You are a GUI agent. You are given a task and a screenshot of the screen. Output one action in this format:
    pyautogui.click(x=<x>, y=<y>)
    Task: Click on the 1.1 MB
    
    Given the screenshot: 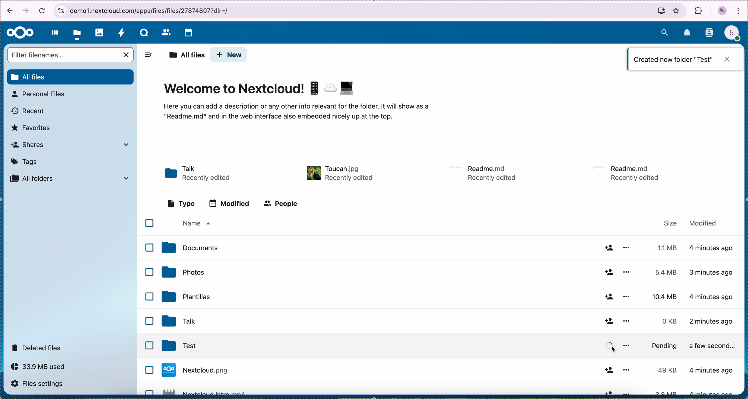 What is the action you would take?
    pyautogui.click(x=665, y=247)
    